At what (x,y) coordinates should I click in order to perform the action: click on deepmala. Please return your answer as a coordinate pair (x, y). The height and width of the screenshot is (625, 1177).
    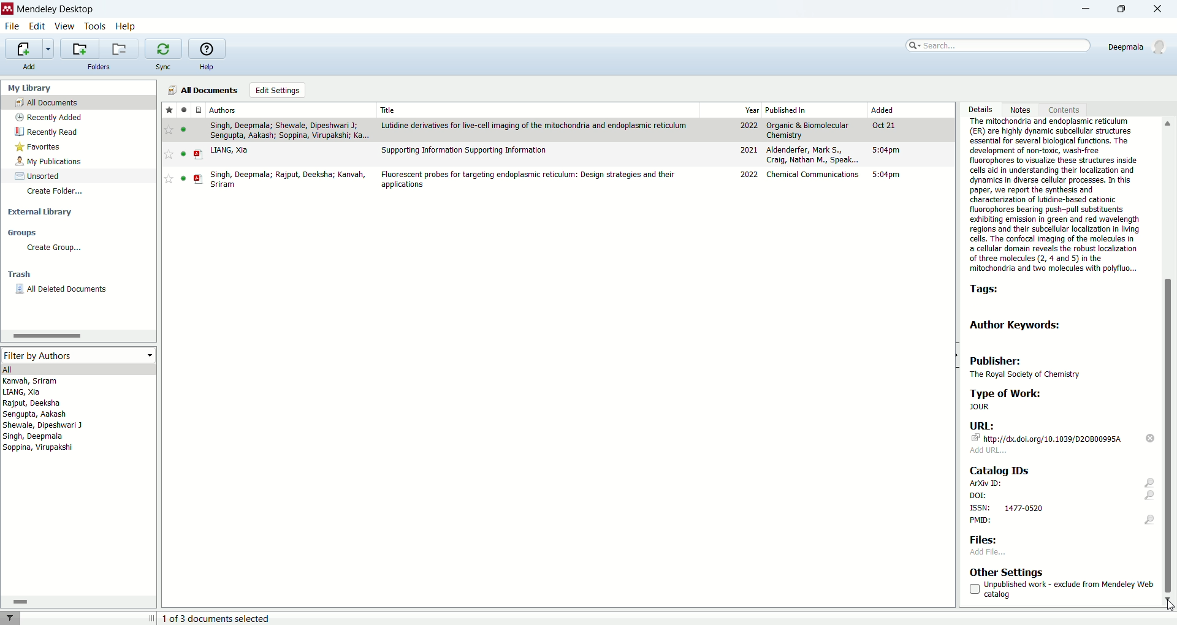
    Looking at the image, I should click on (1139, 47).